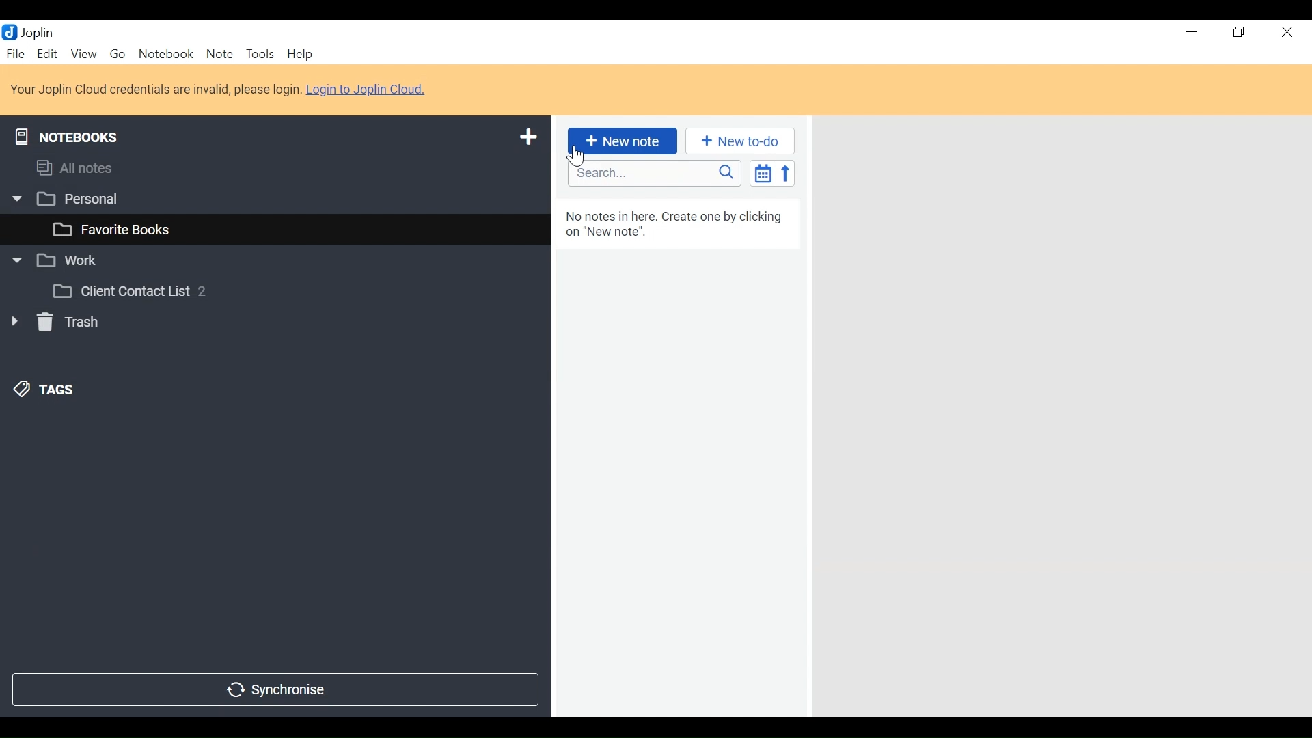  What do you see at coordinates (1288, 31) in the screenshot?
I see `Close` at bounding box center [1288, 31].